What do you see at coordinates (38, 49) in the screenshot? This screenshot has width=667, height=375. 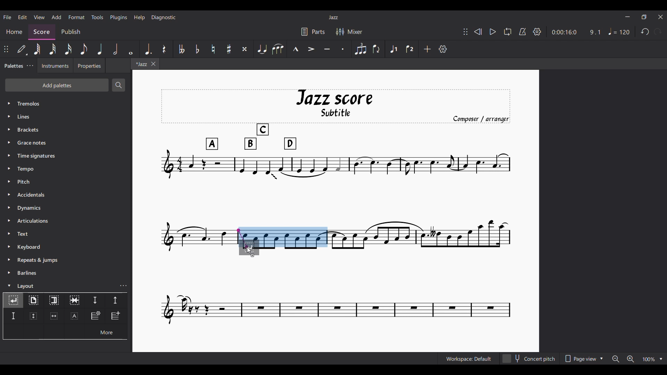 I see `64th note` at bounding box center [38, 49].